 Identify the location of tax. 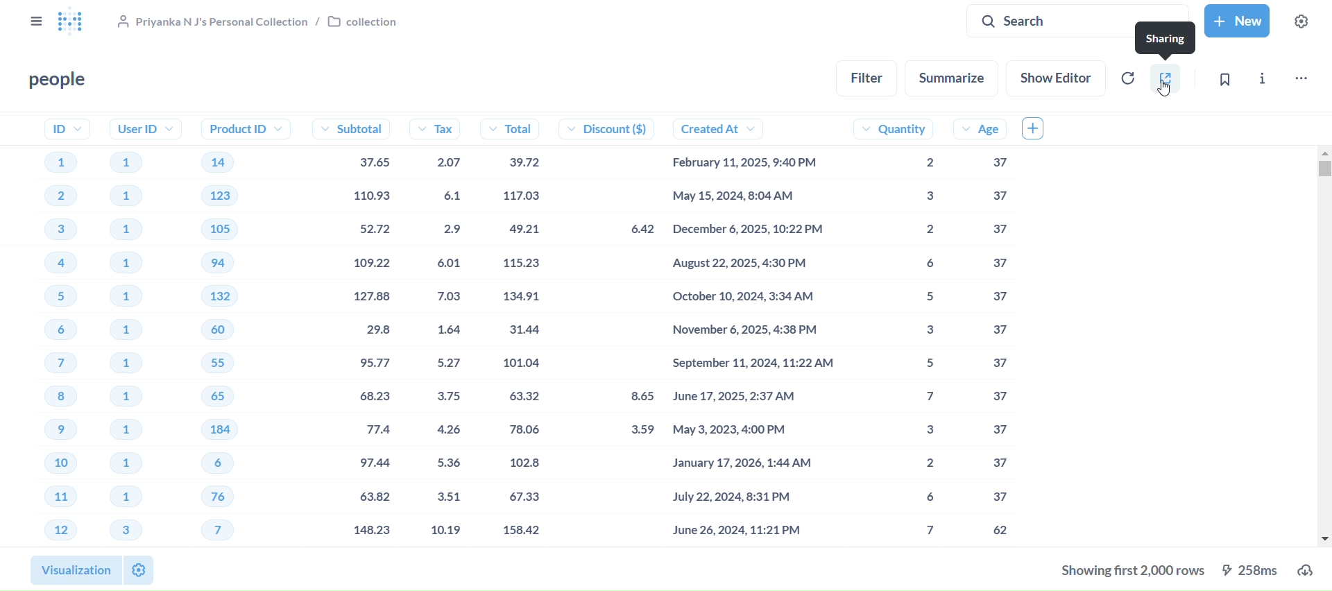
(443, 329).